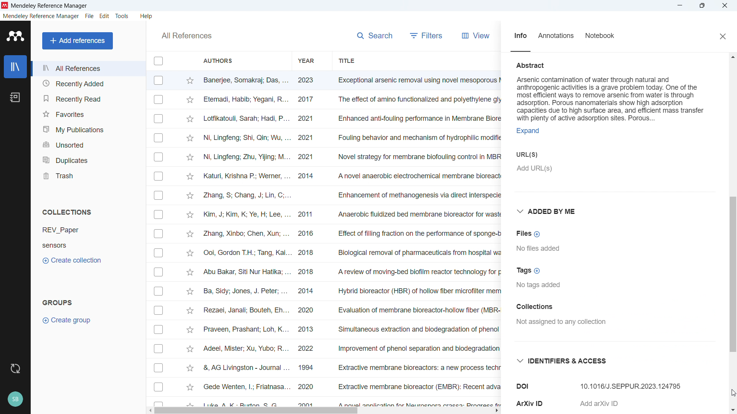 This screenshot has height=414, width=737. What do you see at coordinates (606, 36) in the screenshot?
I see `notebook` at bounding box center [606, 36].